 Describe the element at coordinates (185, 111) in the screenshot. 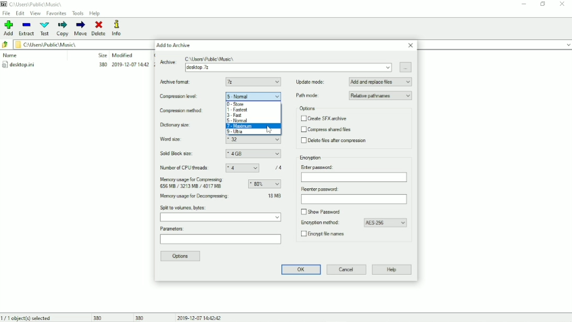

I see `Compression method` at that location.